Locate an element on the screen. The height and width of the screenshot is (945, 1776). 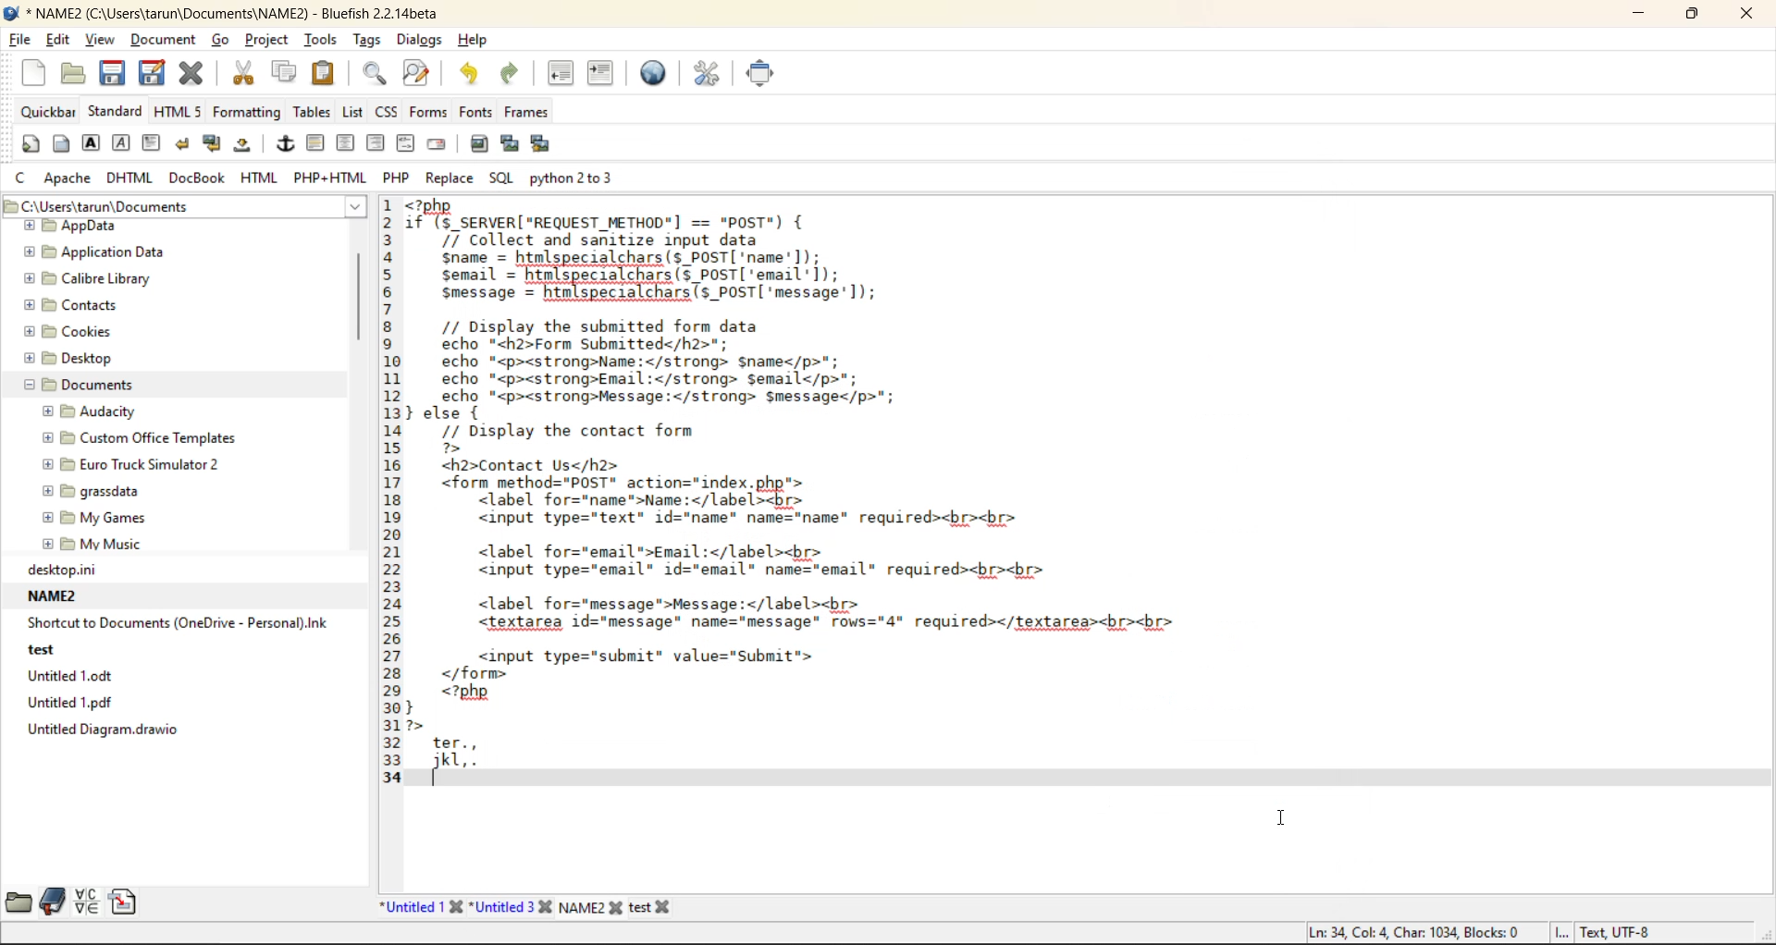
python 2 to 3 is located at coordinates (577, 177).